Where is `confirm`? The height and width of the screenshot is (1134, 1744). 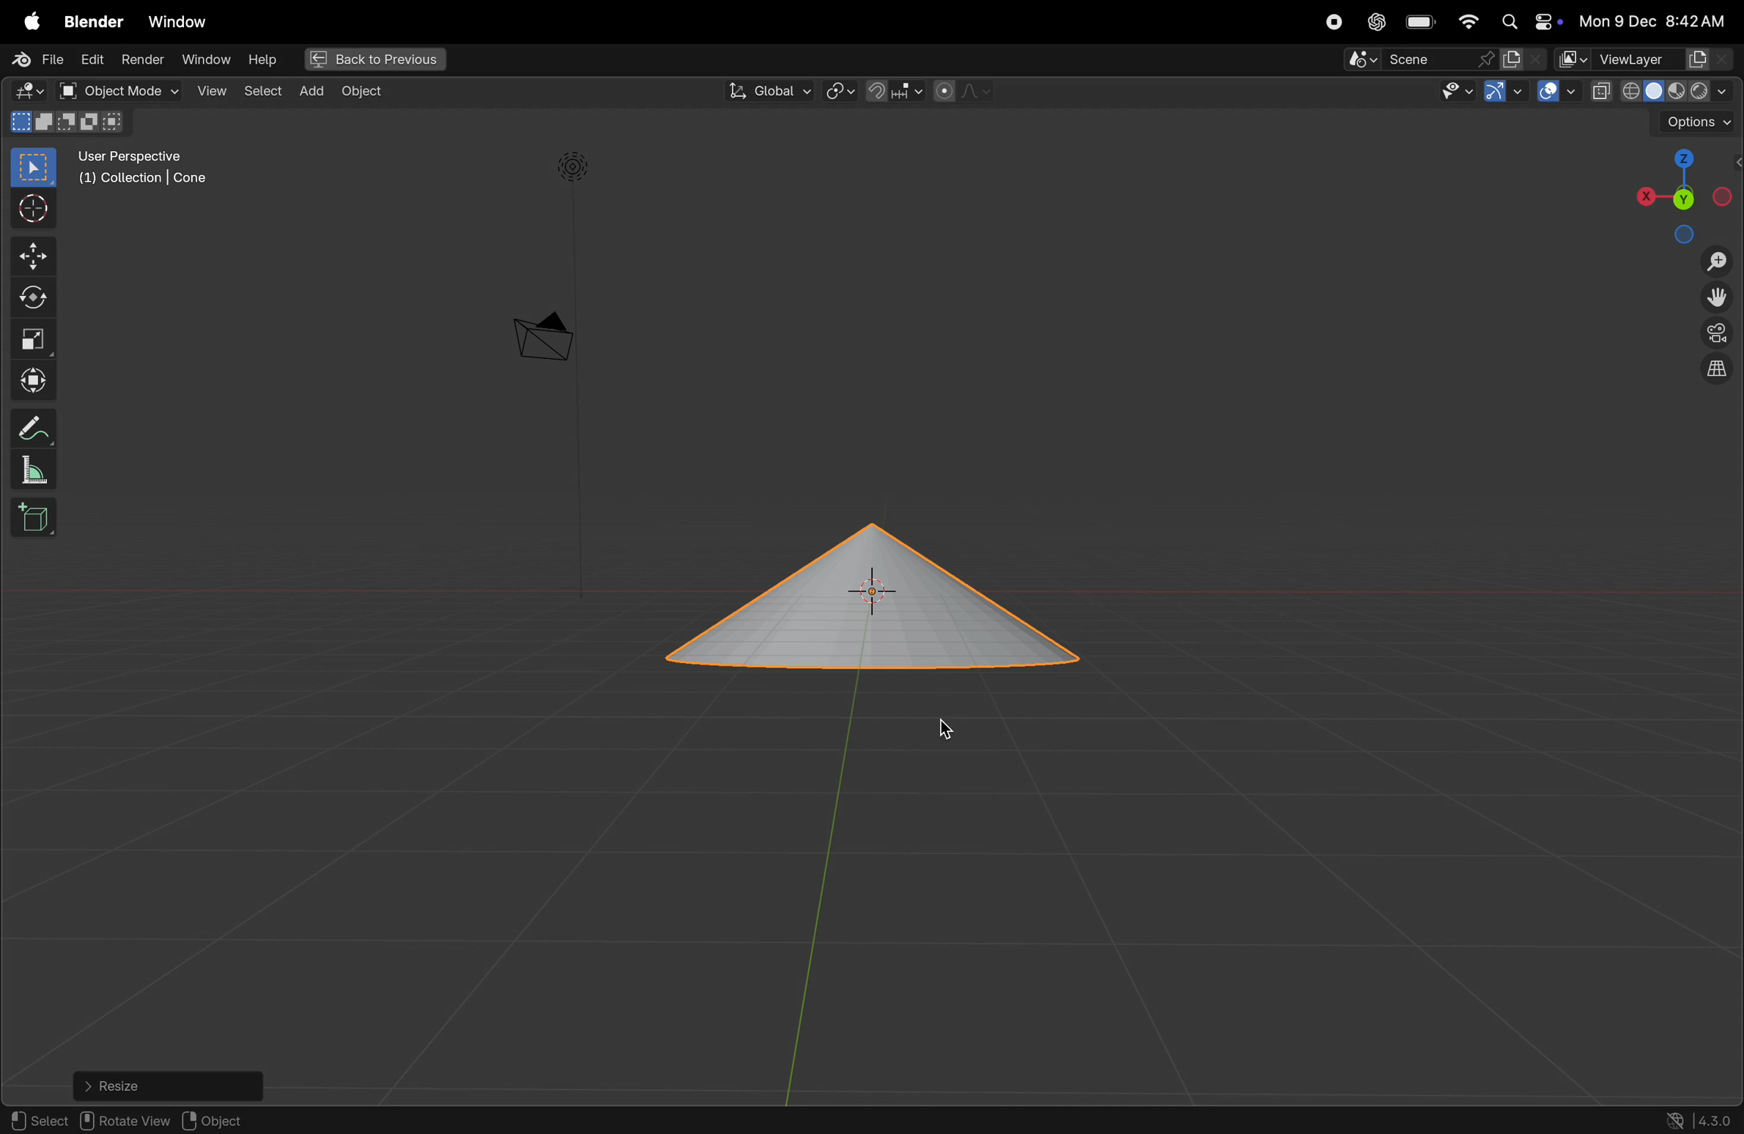
confirm is located at coordinates (42, 1121).